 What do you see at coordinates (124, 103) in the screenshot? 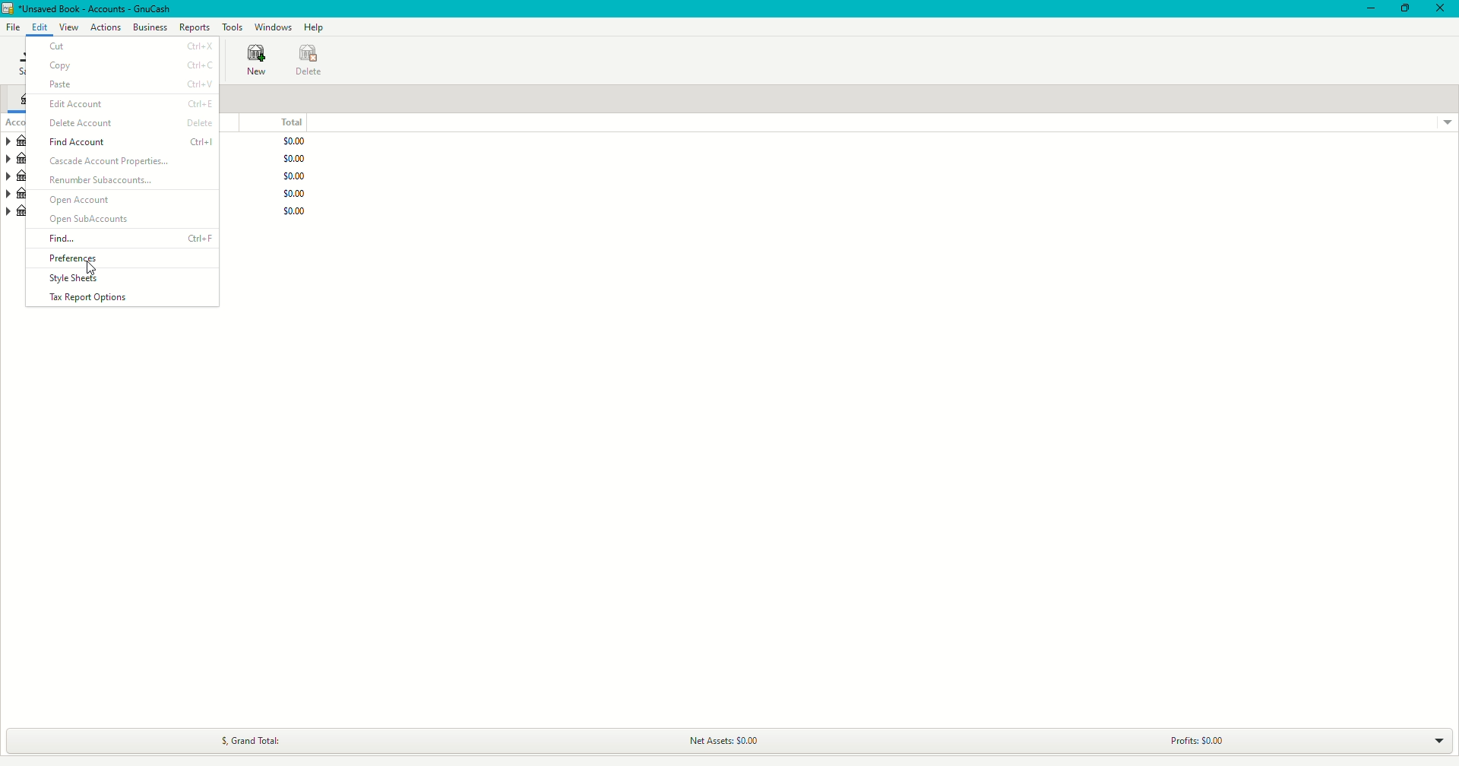
I see `Edit account` at bounding box center [124, 103].